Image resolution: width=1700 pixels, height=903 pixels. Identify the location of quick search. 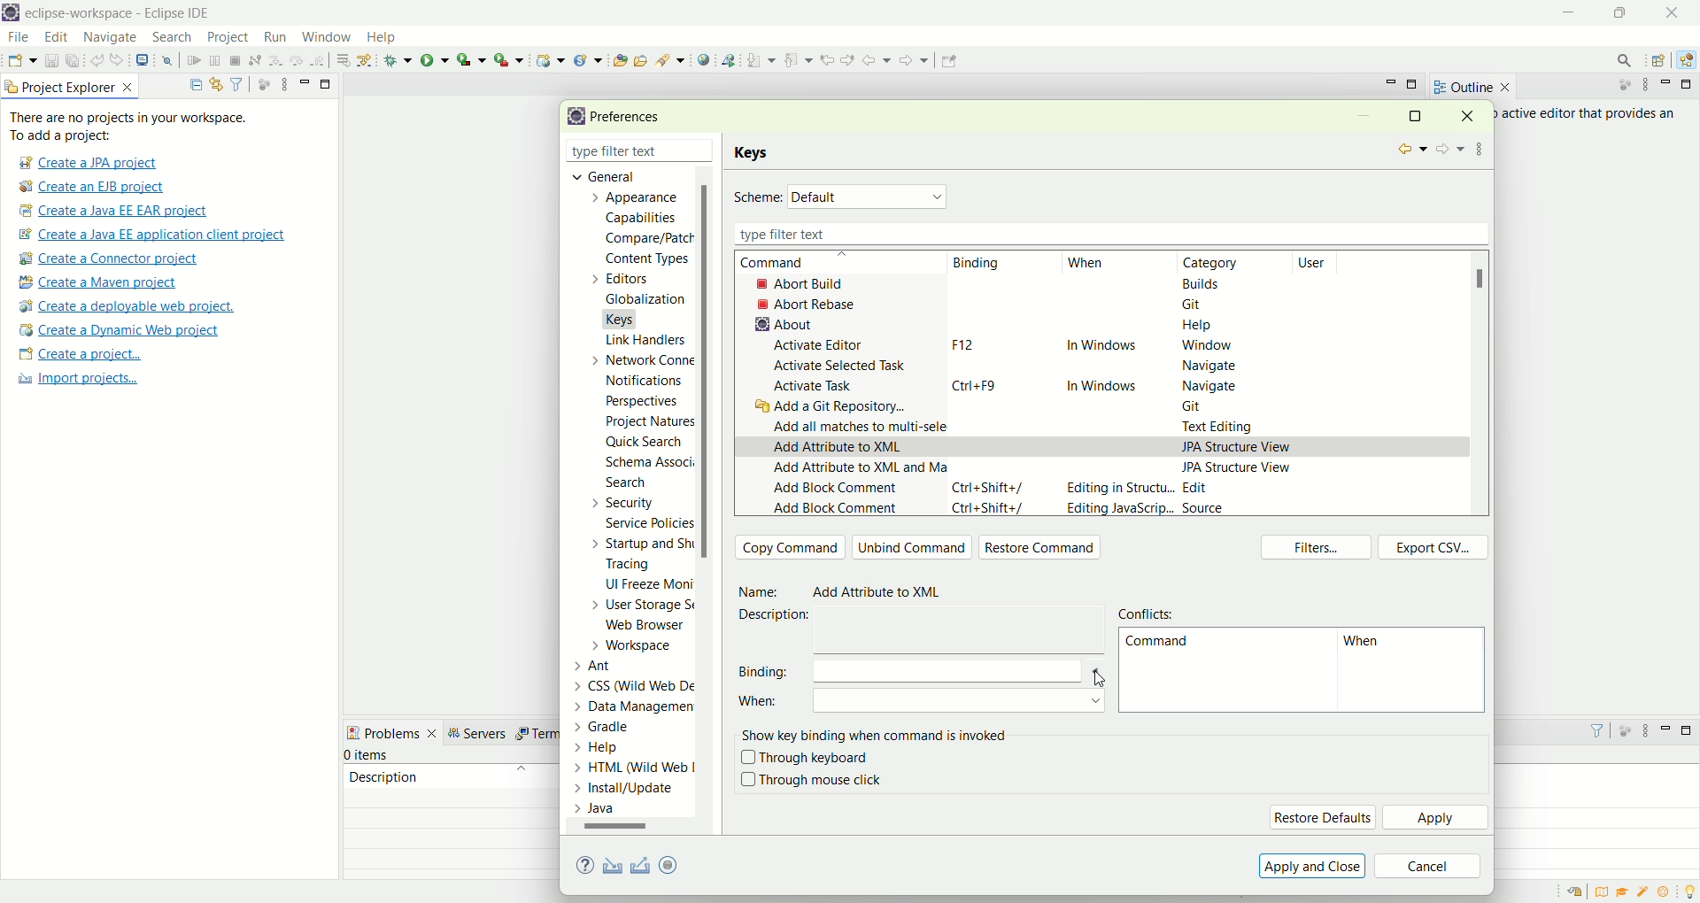
(645, 444).